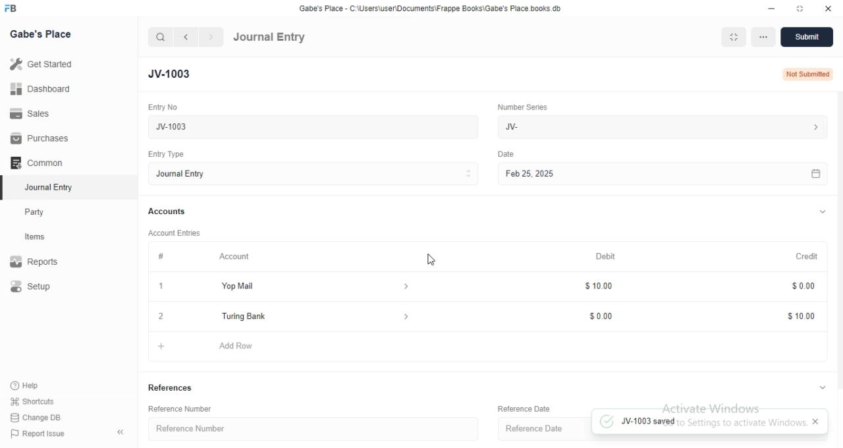  What do you see at coordinates (44, 262) in the screenshot?
I see `Report` at bounding box center [44, 262].